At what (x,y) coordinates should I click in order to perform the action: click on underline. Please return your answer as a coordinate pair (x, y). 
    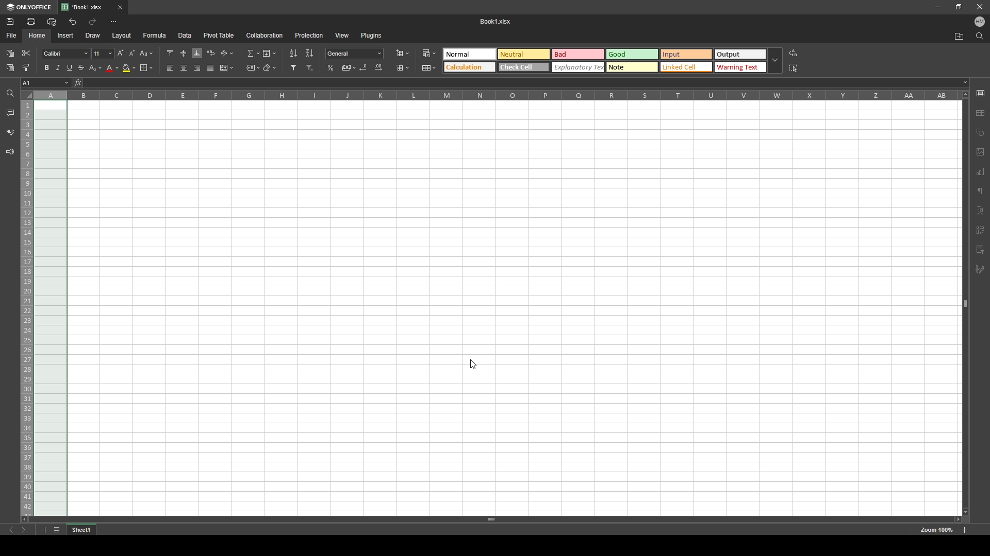
    Looking at the image, I should click on (69, 68).